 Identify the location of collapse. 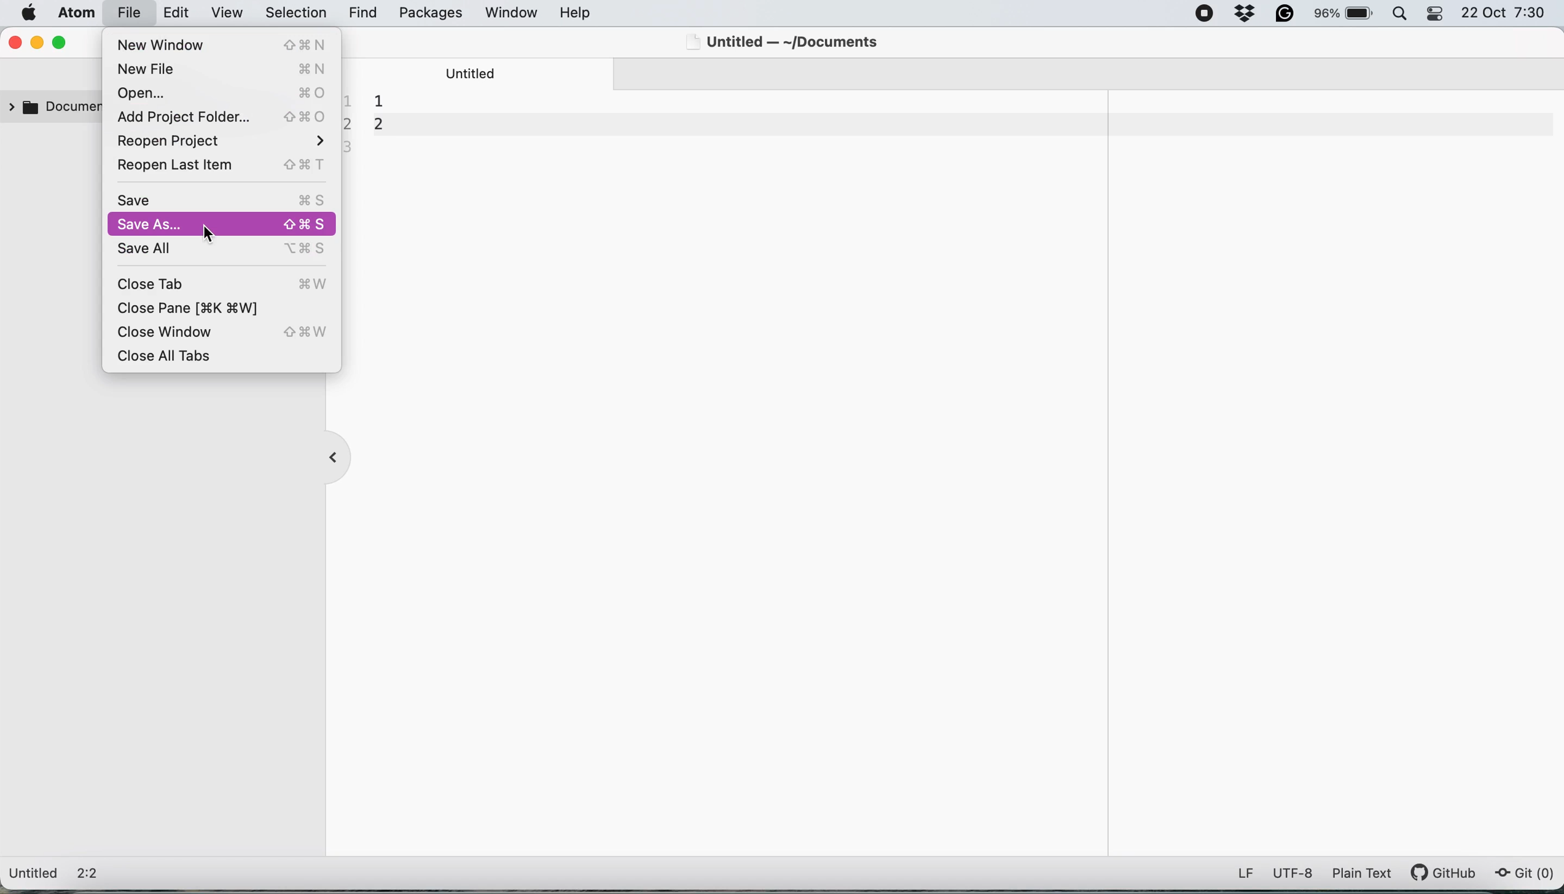
(338, 456).